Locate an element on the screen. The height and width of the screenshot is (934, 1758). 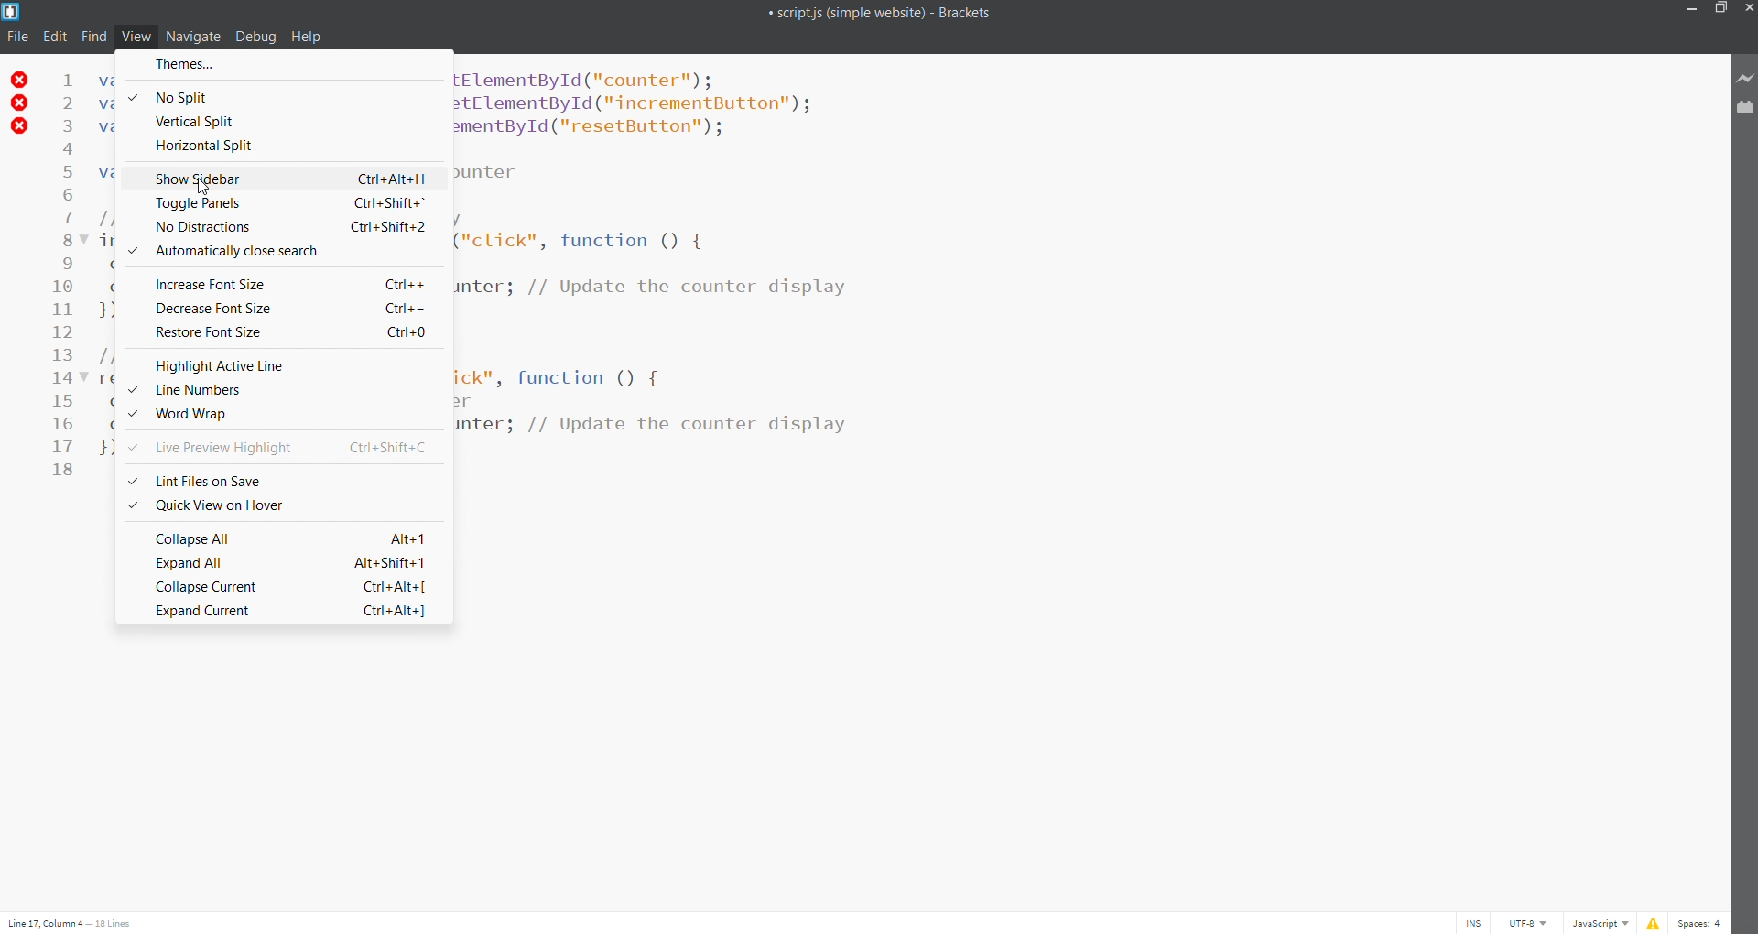
word wrap is located at coordinates (265, 412).